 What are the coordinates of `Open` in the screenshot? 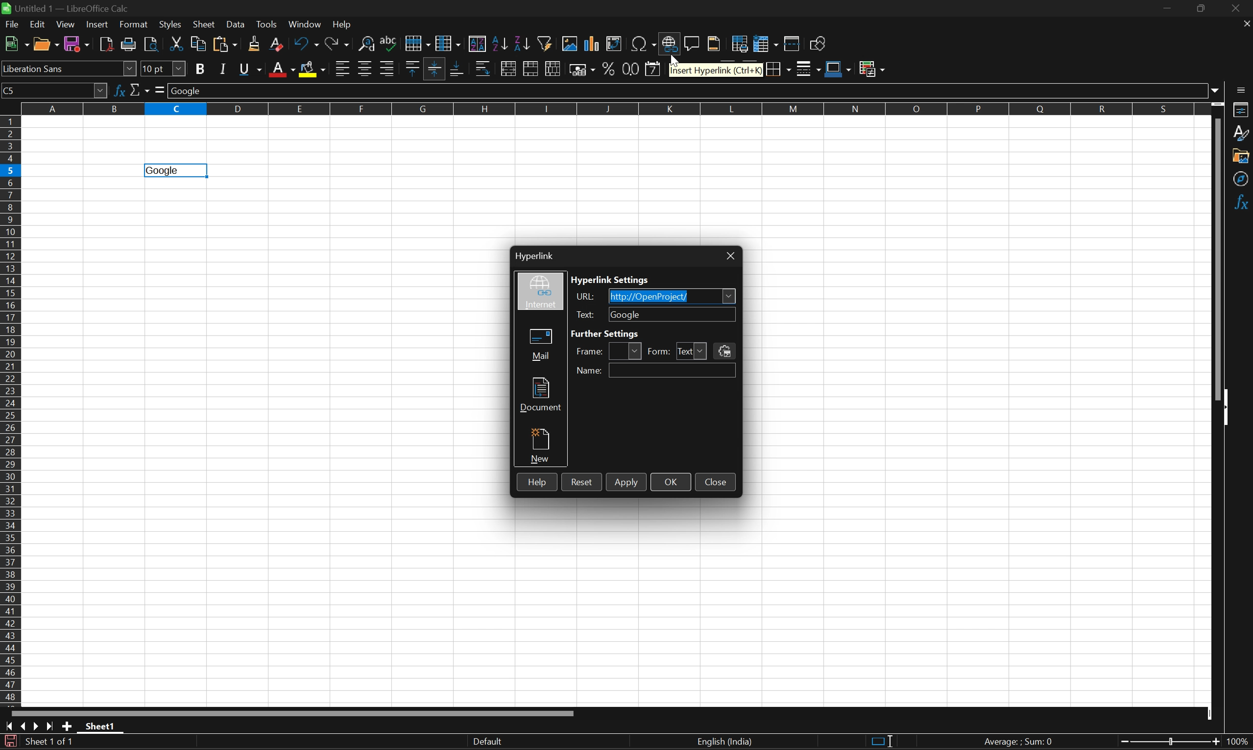 It's located at (47, 44).